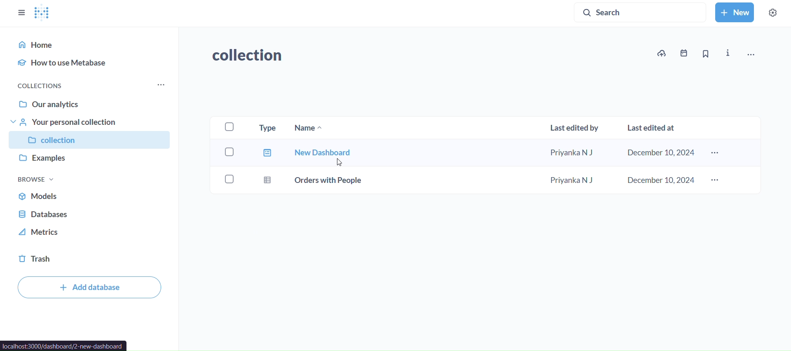  Describe the element at coordinates (773, 12) in the screenshot. I see `settings` at that location.